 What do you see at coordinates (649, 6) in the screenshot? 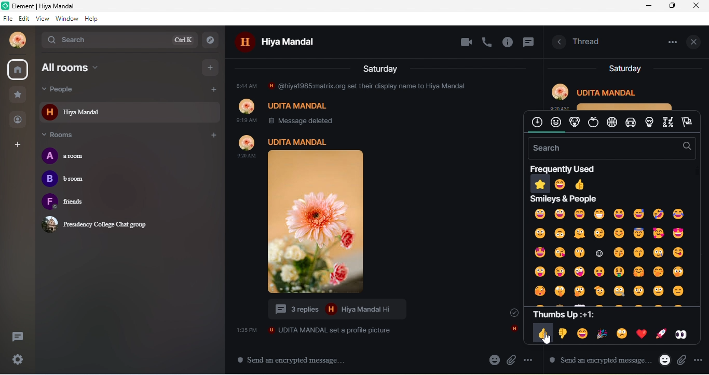
I see `minimize` at bounding box center [649, 6].